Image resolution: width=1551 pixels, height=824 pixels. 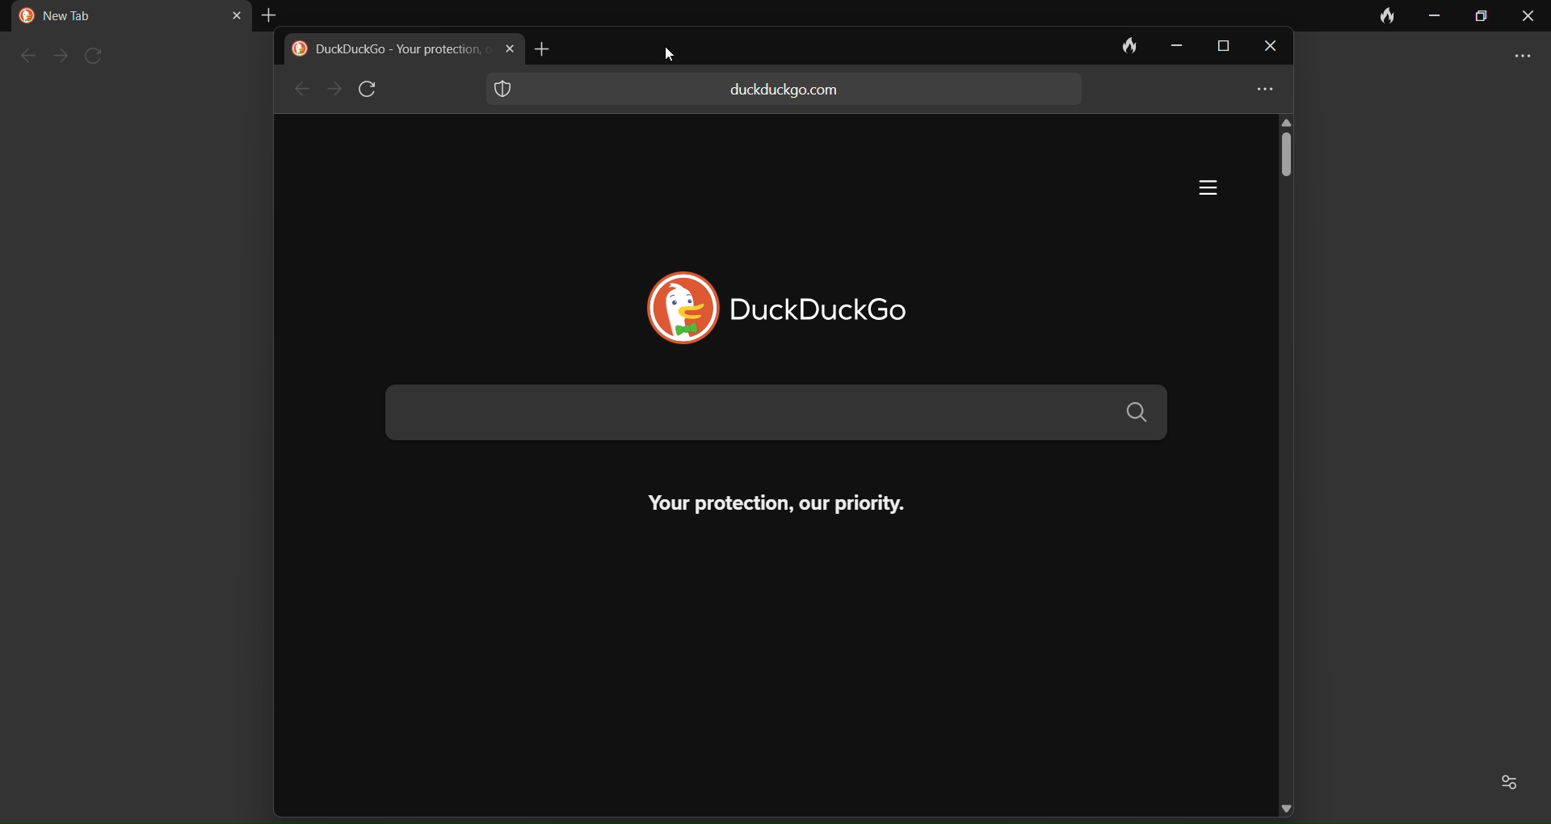 I want to click on Your protection, our priority., so click(x=754, y=503).